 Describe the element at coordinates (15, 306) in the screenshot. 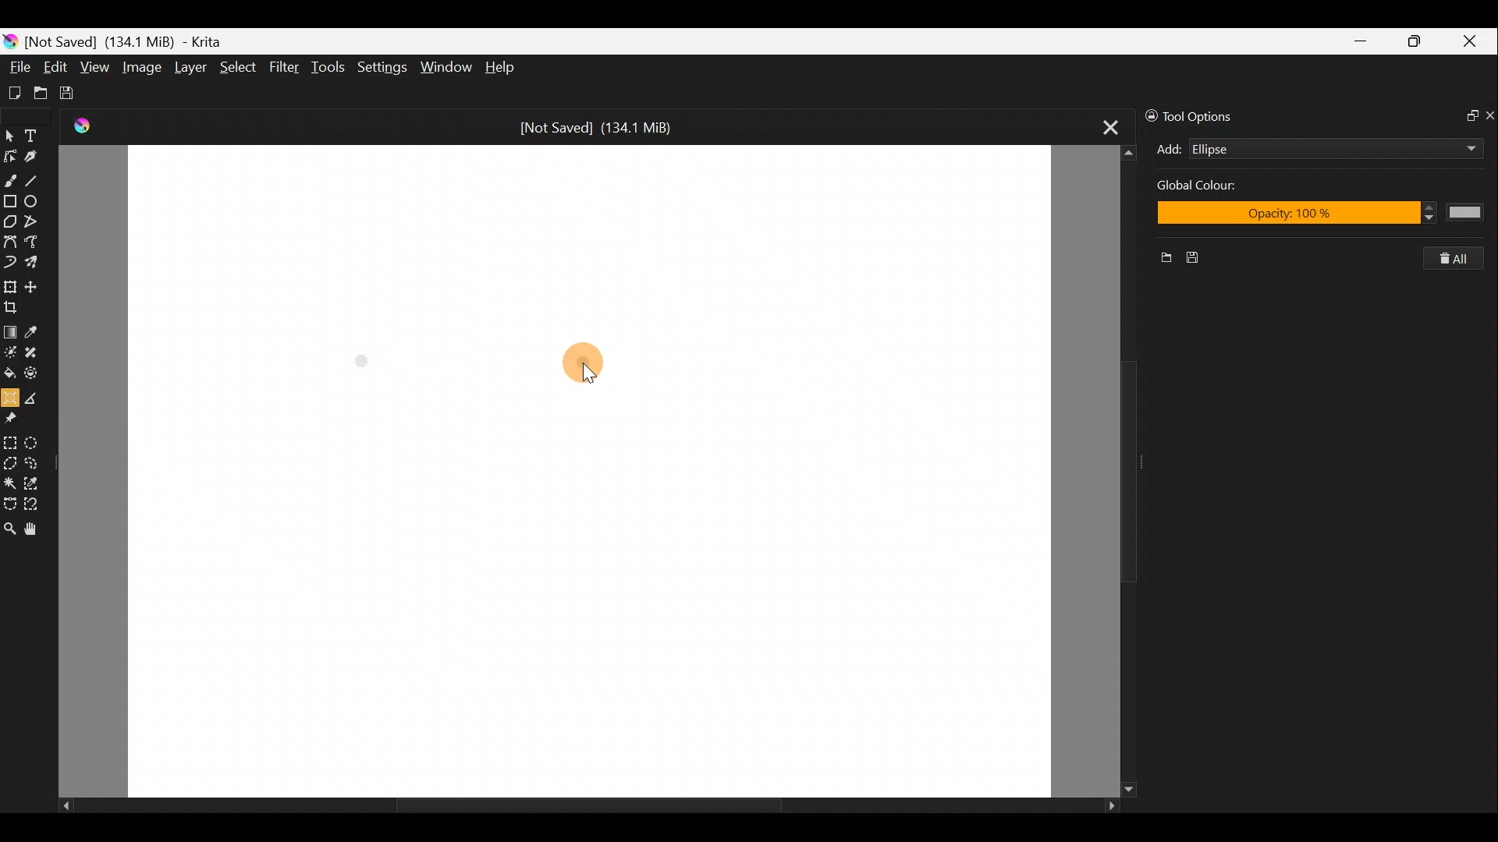

I see `Crop an image` at that location.